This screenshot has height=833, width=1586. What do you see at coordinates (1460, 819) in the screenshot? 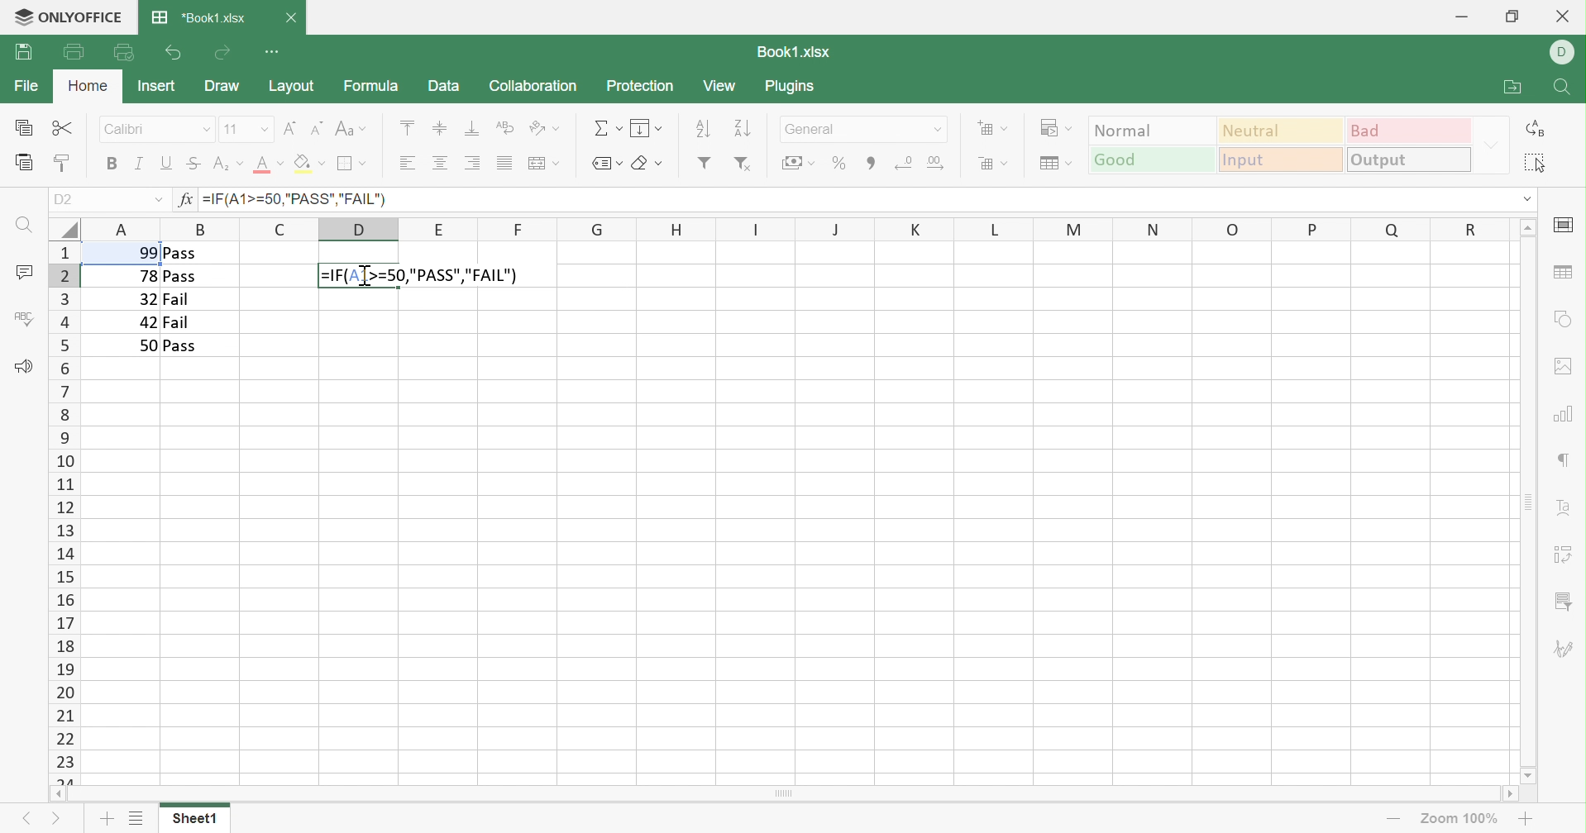
I see `Zoom 100%` at bounding box center [1460, 819].